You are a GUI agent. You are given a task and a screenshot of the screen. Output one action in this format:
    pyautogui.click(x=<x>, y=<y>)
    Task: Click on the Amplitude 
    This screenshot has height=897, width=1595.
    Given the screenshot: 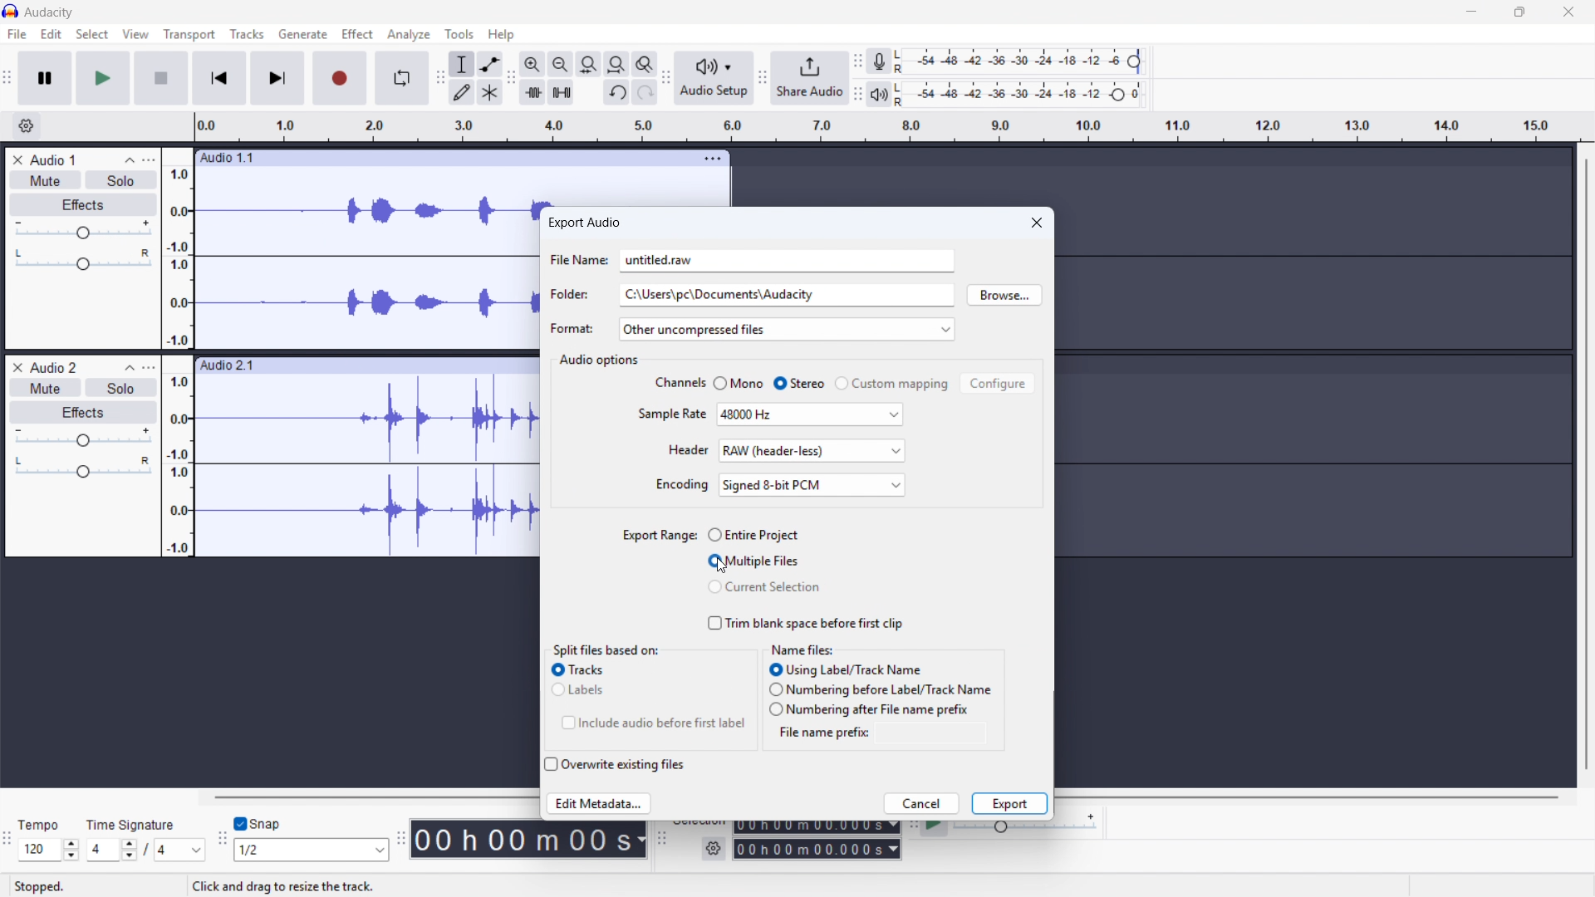 What is the action you would take?
    pyautogui.click(x=177, y=352)
    